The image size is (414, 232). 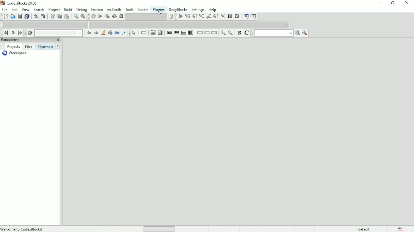 What do you see at coordinates (247, 33) in the screenshot?
I see `Toggle comments` at bounding box center [247, 33].